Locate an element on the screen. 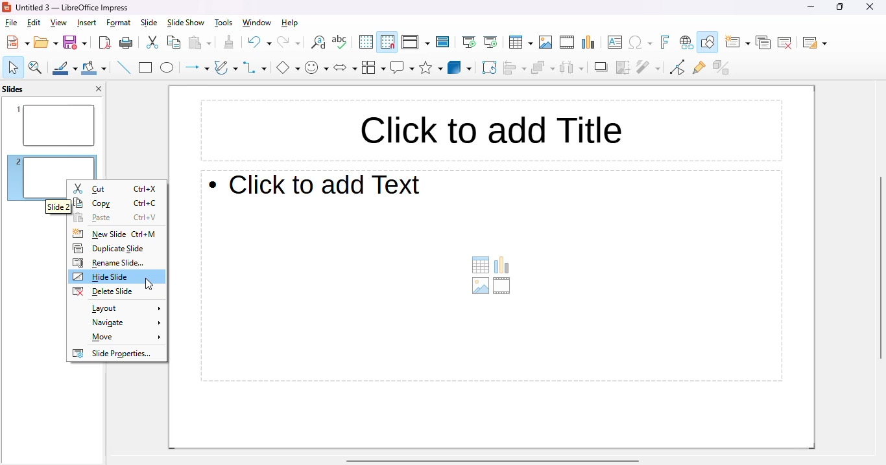  clone formatting is located at coordinates (229, 42).